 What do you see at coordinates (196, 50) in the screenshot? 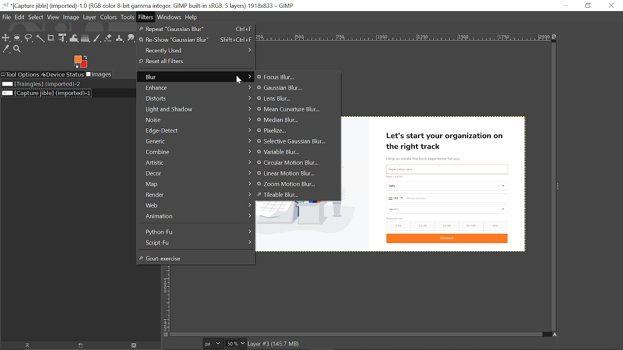
I see `Recently Used` at bounding box center [196, 50].